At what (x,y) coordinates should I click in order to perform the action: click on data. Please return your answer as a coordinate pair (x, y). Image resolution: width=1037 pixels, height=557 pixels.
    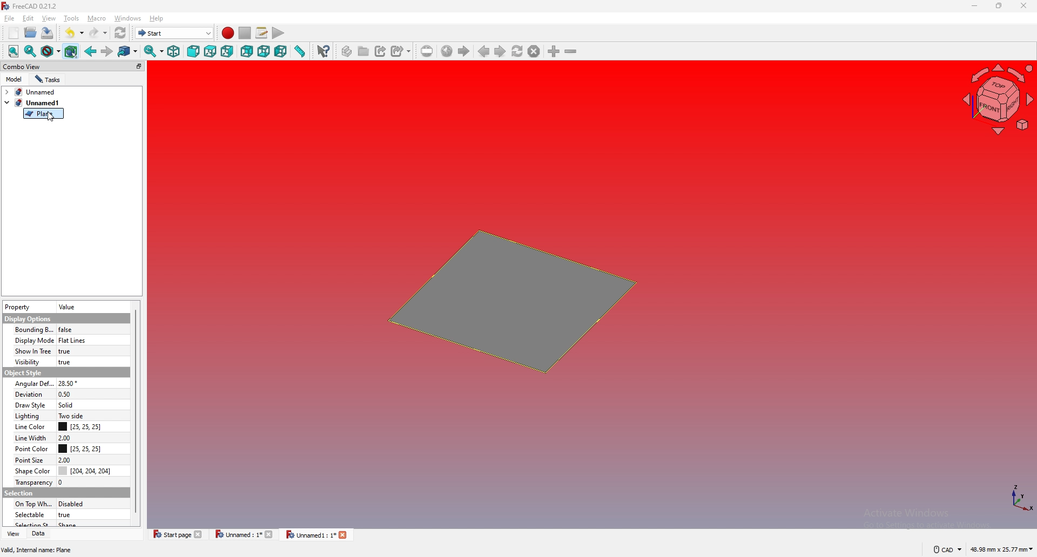
    Looking at the image, I should click on (41, 534).